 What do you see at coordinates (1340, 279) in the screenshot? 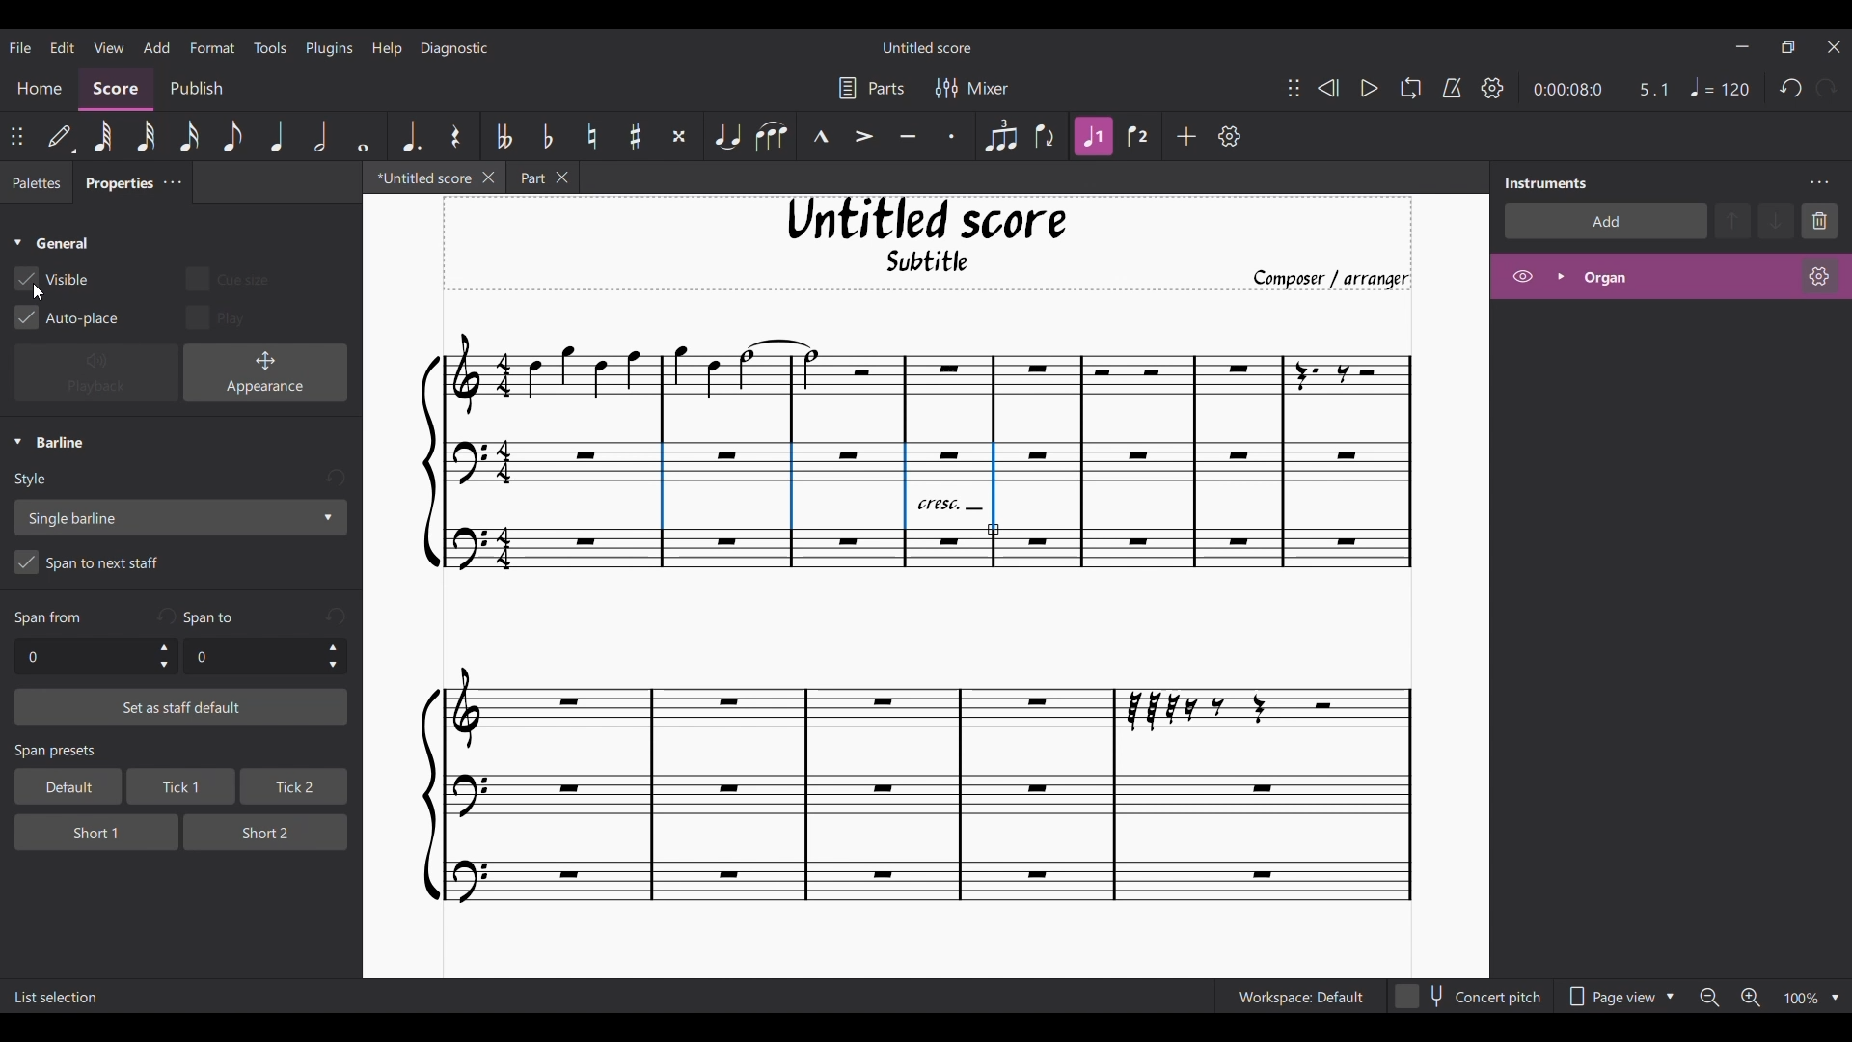
I see `Composer/arranger` at bounding box center [1340, 279].